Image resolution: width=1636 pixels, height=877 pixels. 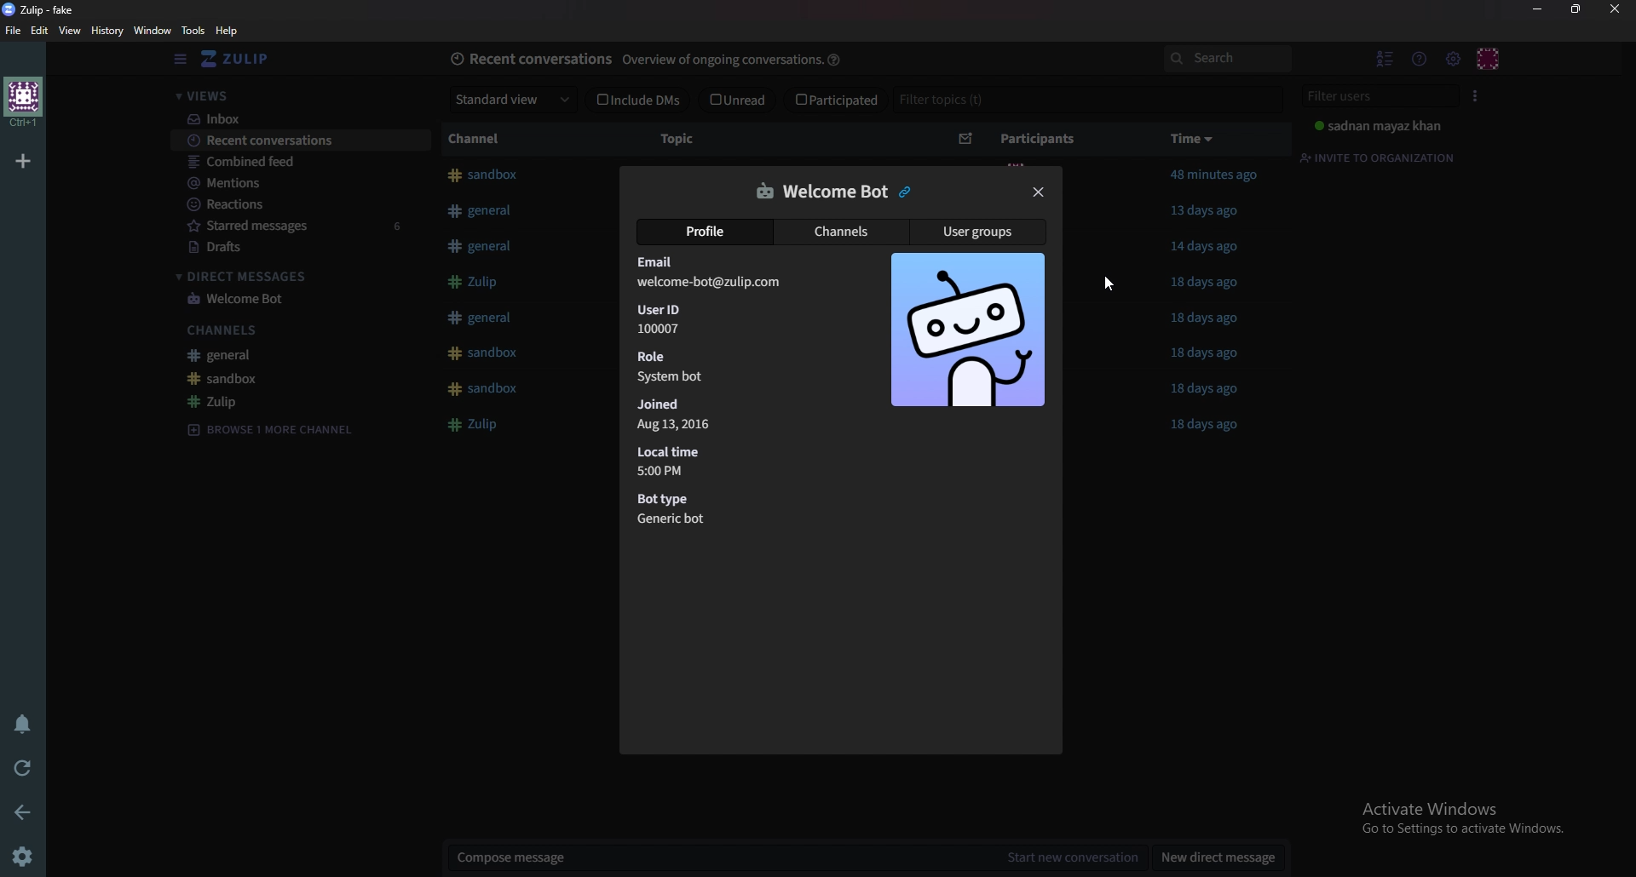 I want to click on Starred message, so click(x=300, y=227).